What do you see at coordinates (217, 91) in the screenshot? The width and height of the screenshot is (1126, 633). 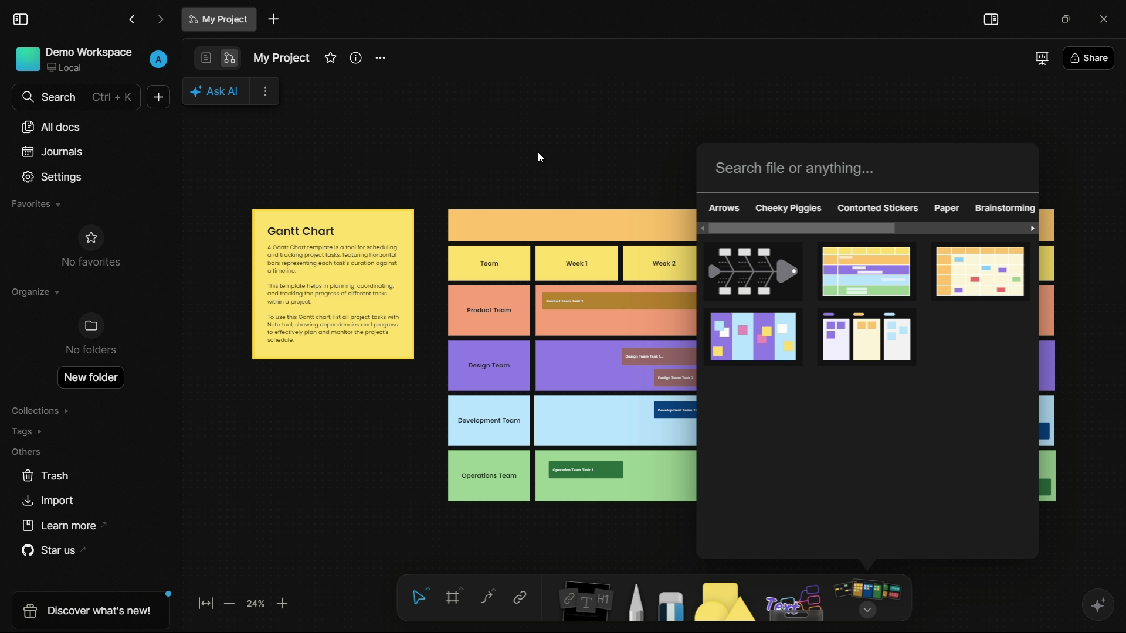 I see `Ask Al` at bounding box center [217, 91].